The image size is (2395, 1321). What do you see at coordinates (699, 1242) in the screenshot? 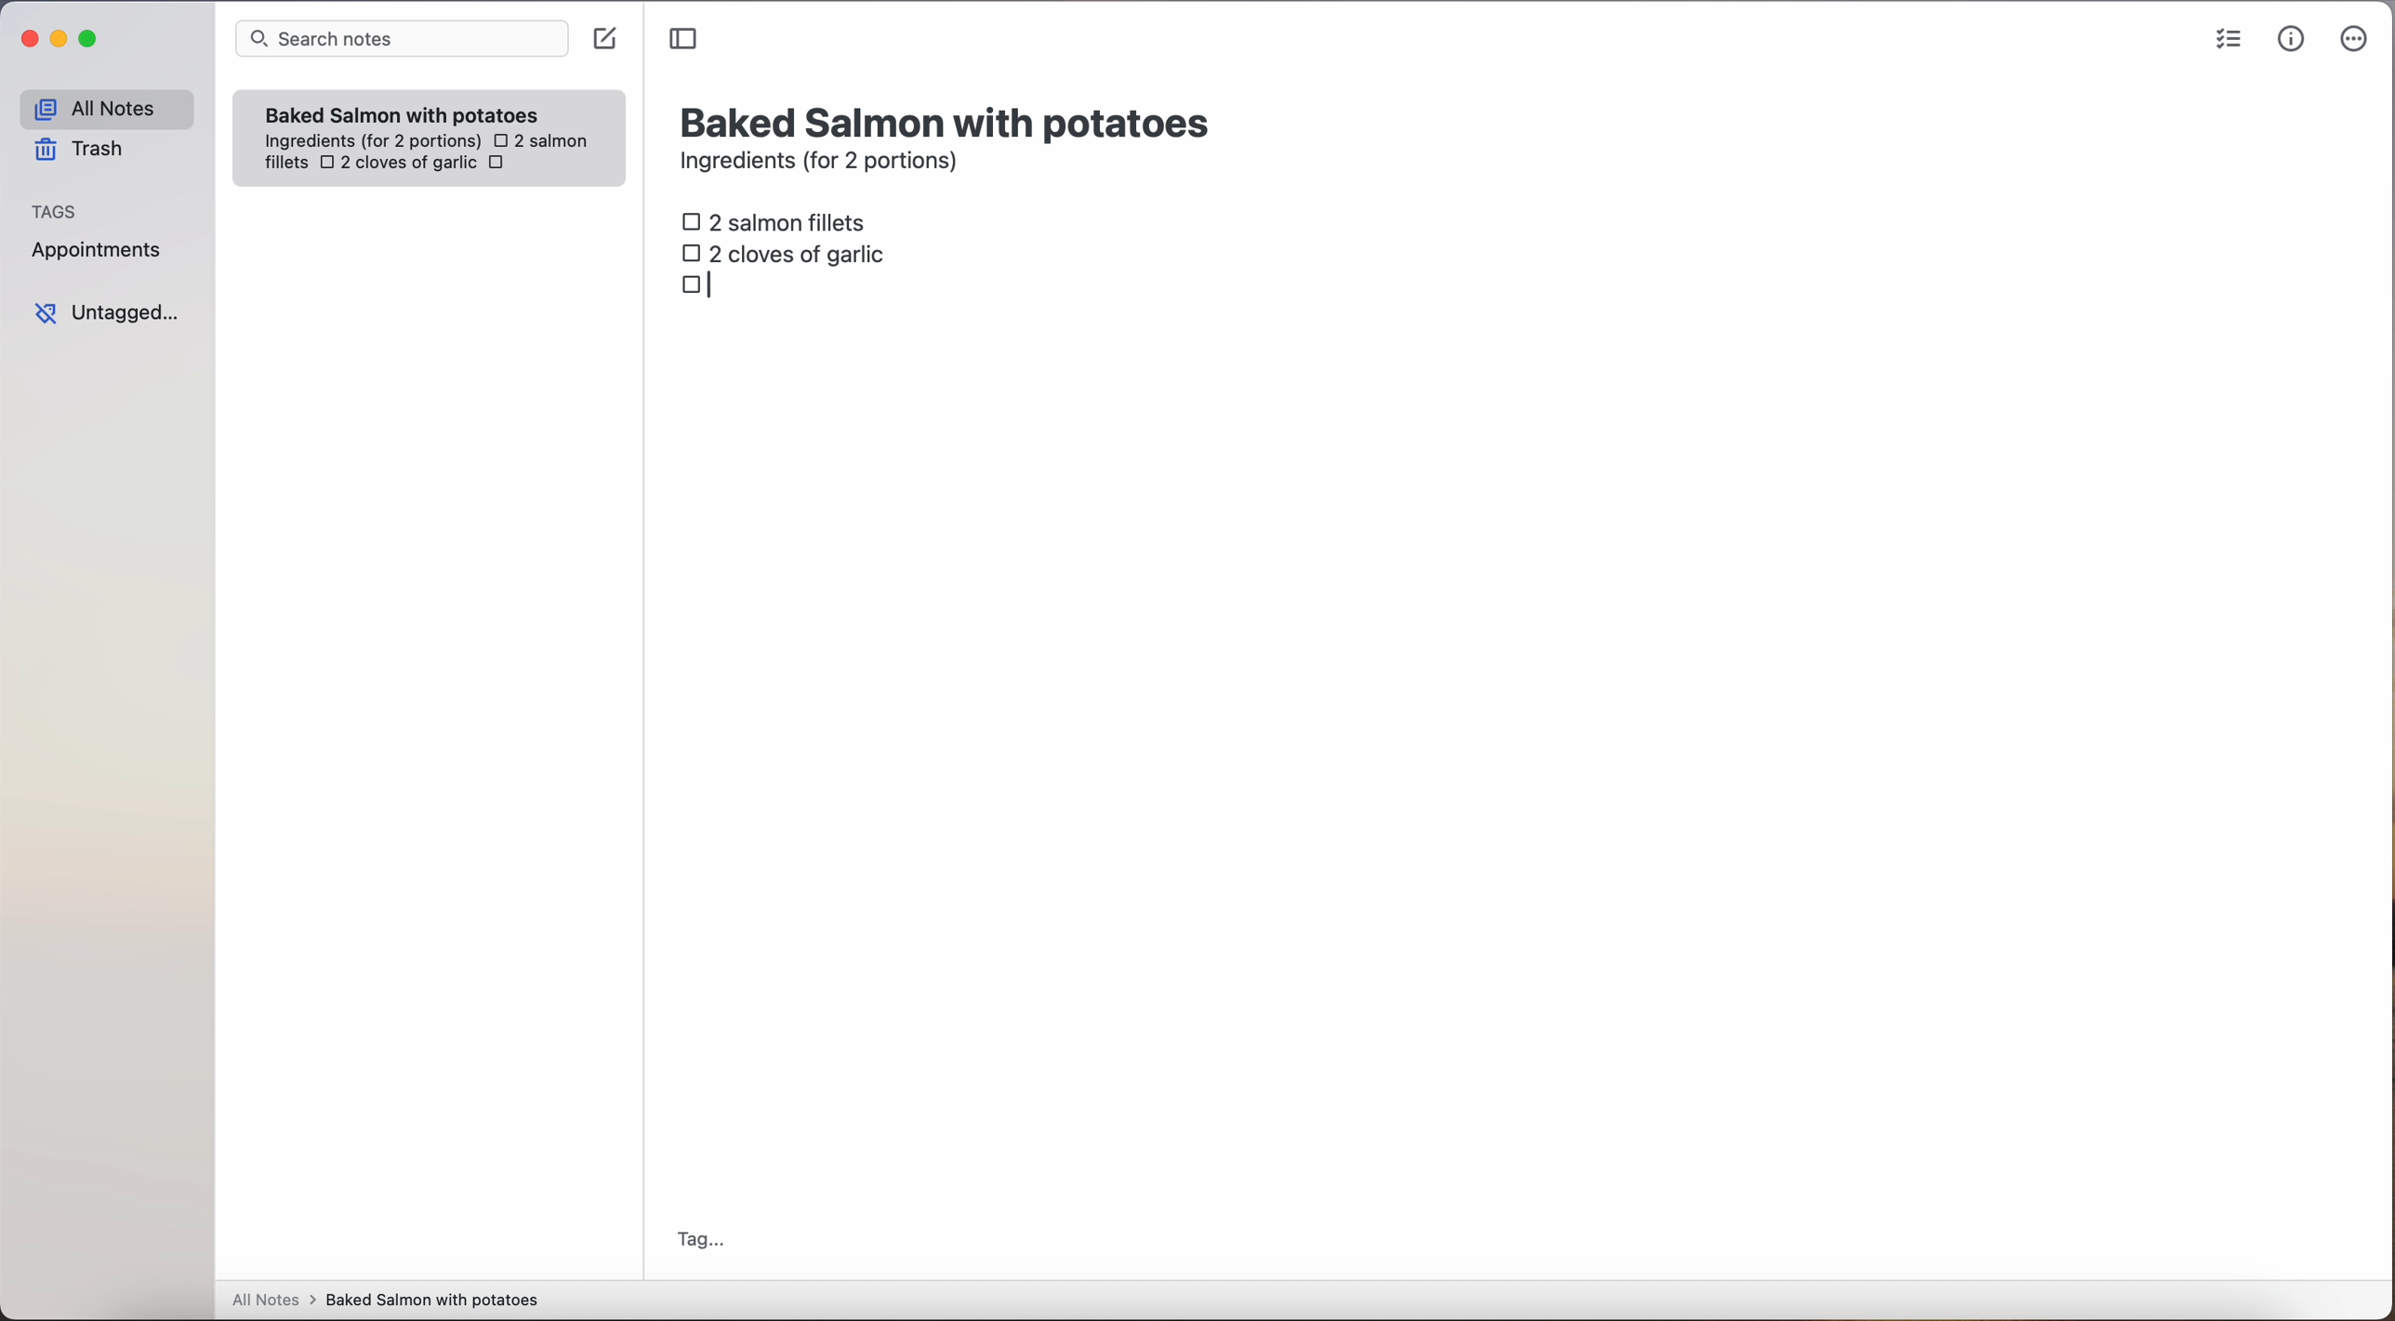
I see `tag` at bounding box center [699, 1242].